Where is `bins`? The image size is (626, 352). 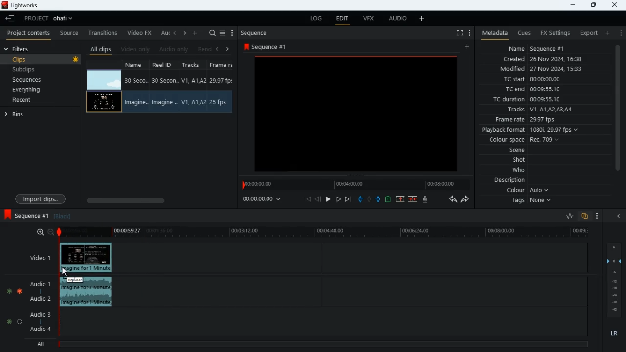
bins is located at coordinates (19, 116).